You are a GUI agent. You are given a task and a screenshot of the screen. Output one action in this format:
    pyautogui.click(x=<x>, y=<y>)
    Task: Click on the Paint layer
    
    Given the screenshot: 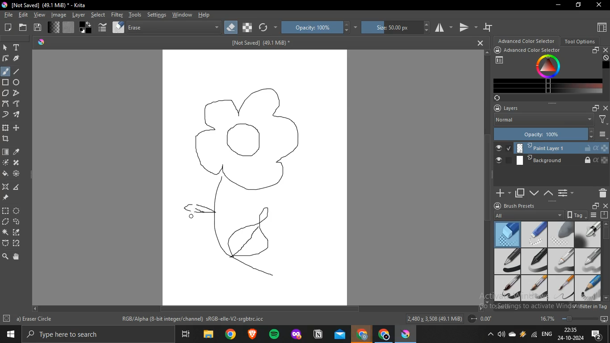 What is the action you would take?
    pyautogui.click(x=552, y=146)
    